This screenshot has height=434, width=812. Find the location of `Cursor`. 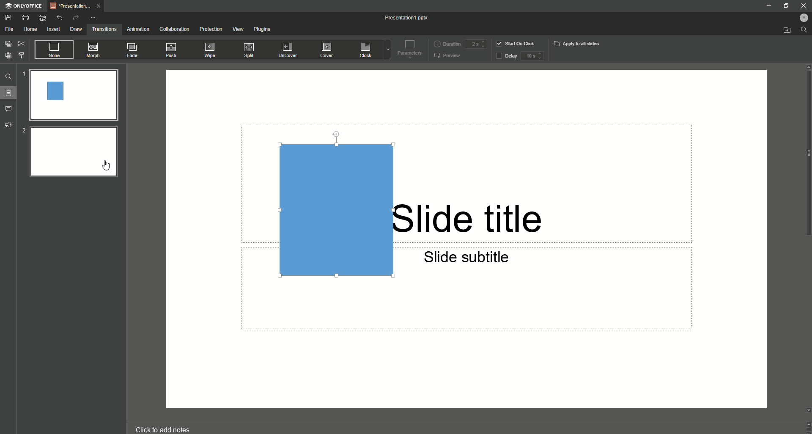

Cursor is located at coordinates (106, 166).